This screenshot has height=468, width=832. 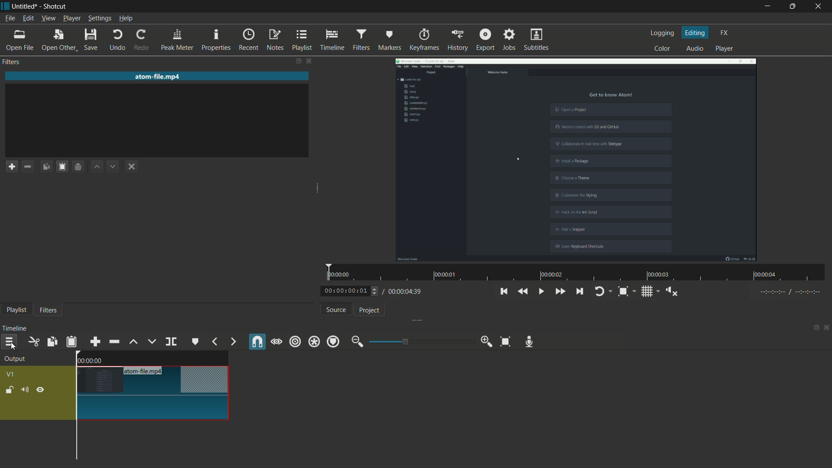 I want to click on keyframes, so click(x=424, y=39).